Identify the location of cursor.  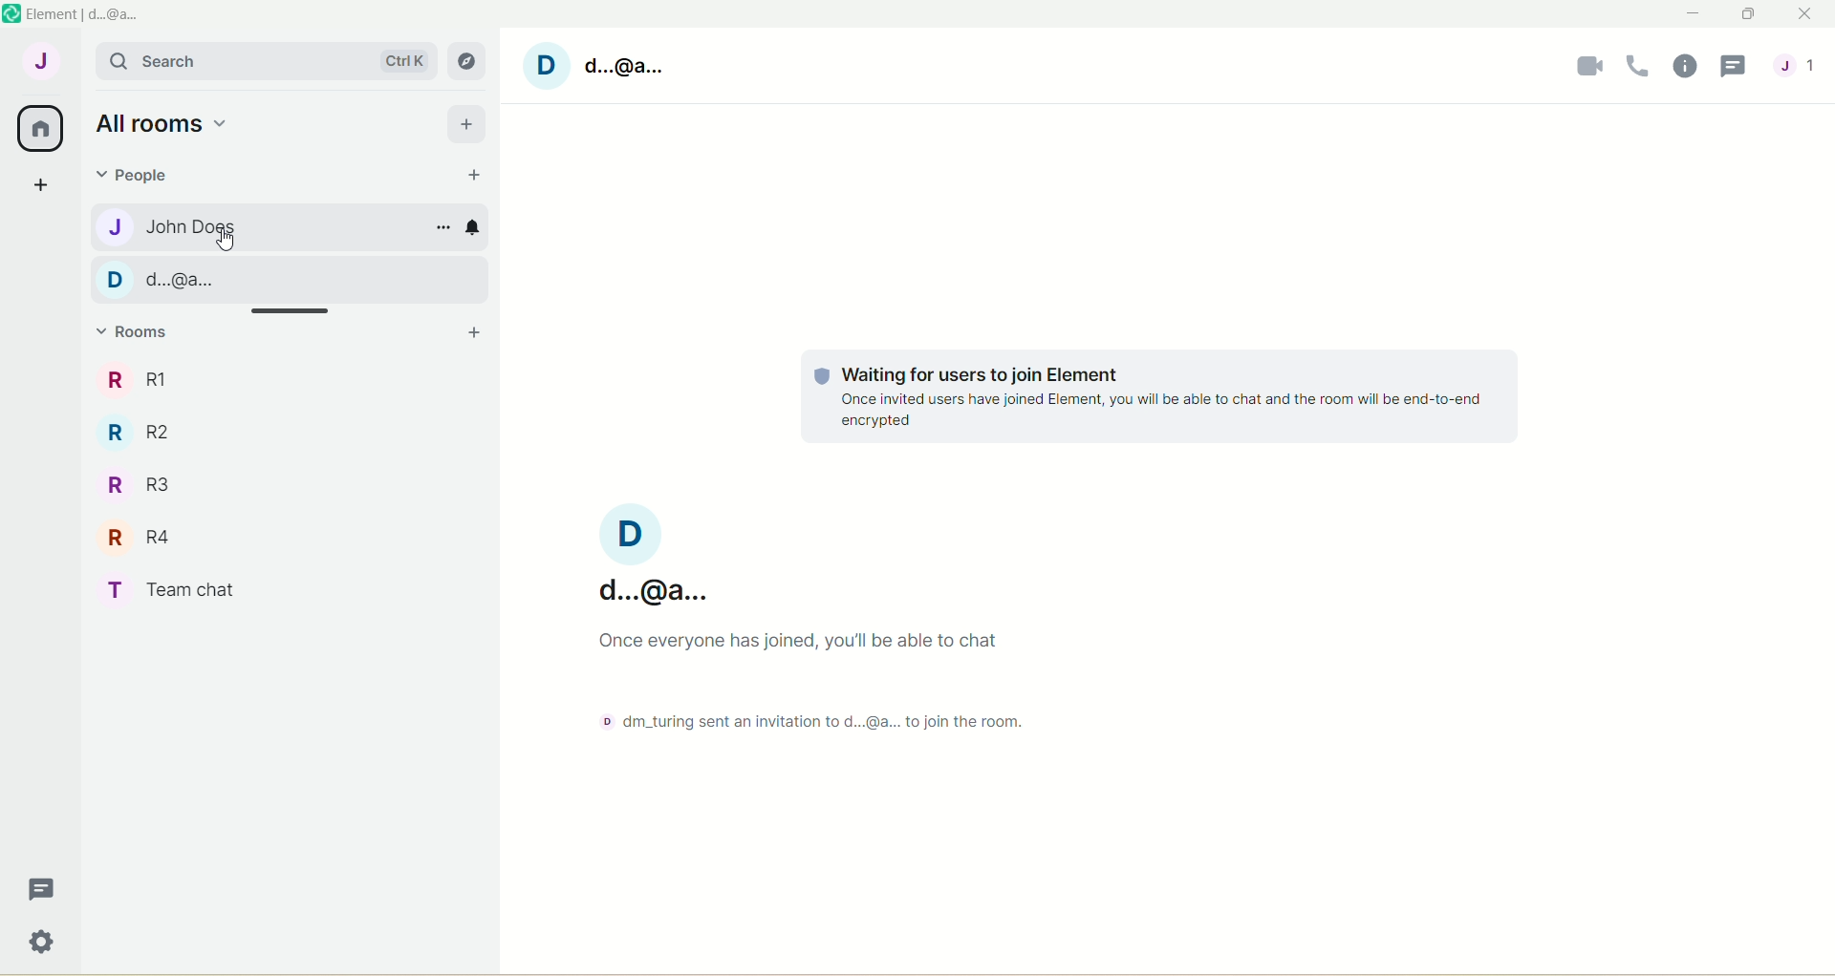
(225, 243).